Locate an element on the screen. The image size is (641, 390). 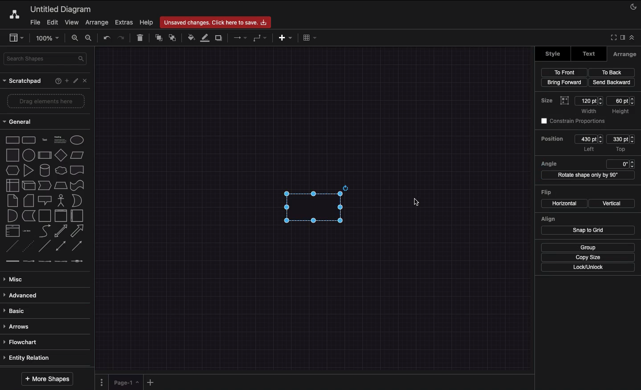
Extras is located at coordinates (123, 23).